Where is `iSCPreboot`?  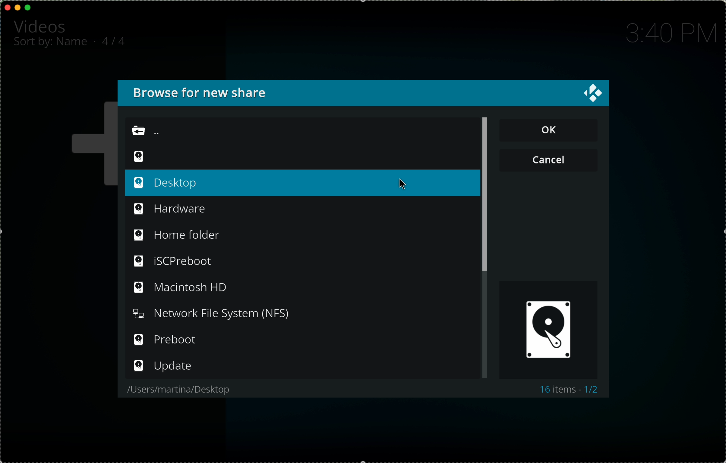 iSCPreboot is located at coordinates (176, 262).